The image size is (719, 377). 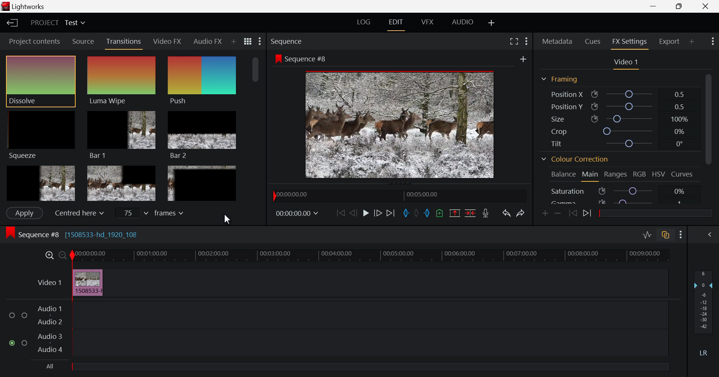 What do you see at coordinates (461, 22) in the screenshot?
I see `AUDIO Layout` at bounding box center [461, 22].